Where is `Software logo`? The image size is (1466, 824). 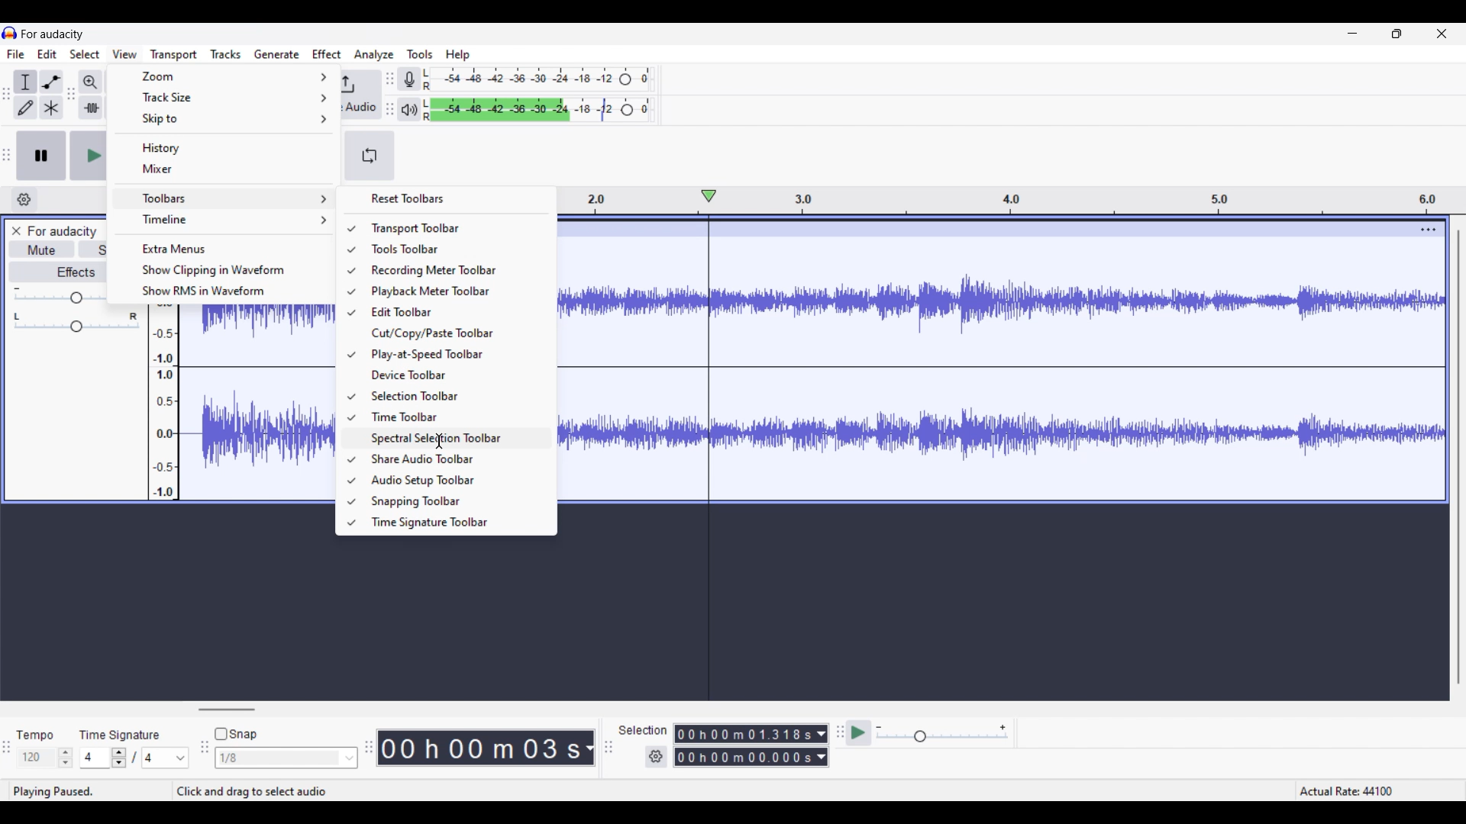
Software logo is located at coordinates (10, 33).